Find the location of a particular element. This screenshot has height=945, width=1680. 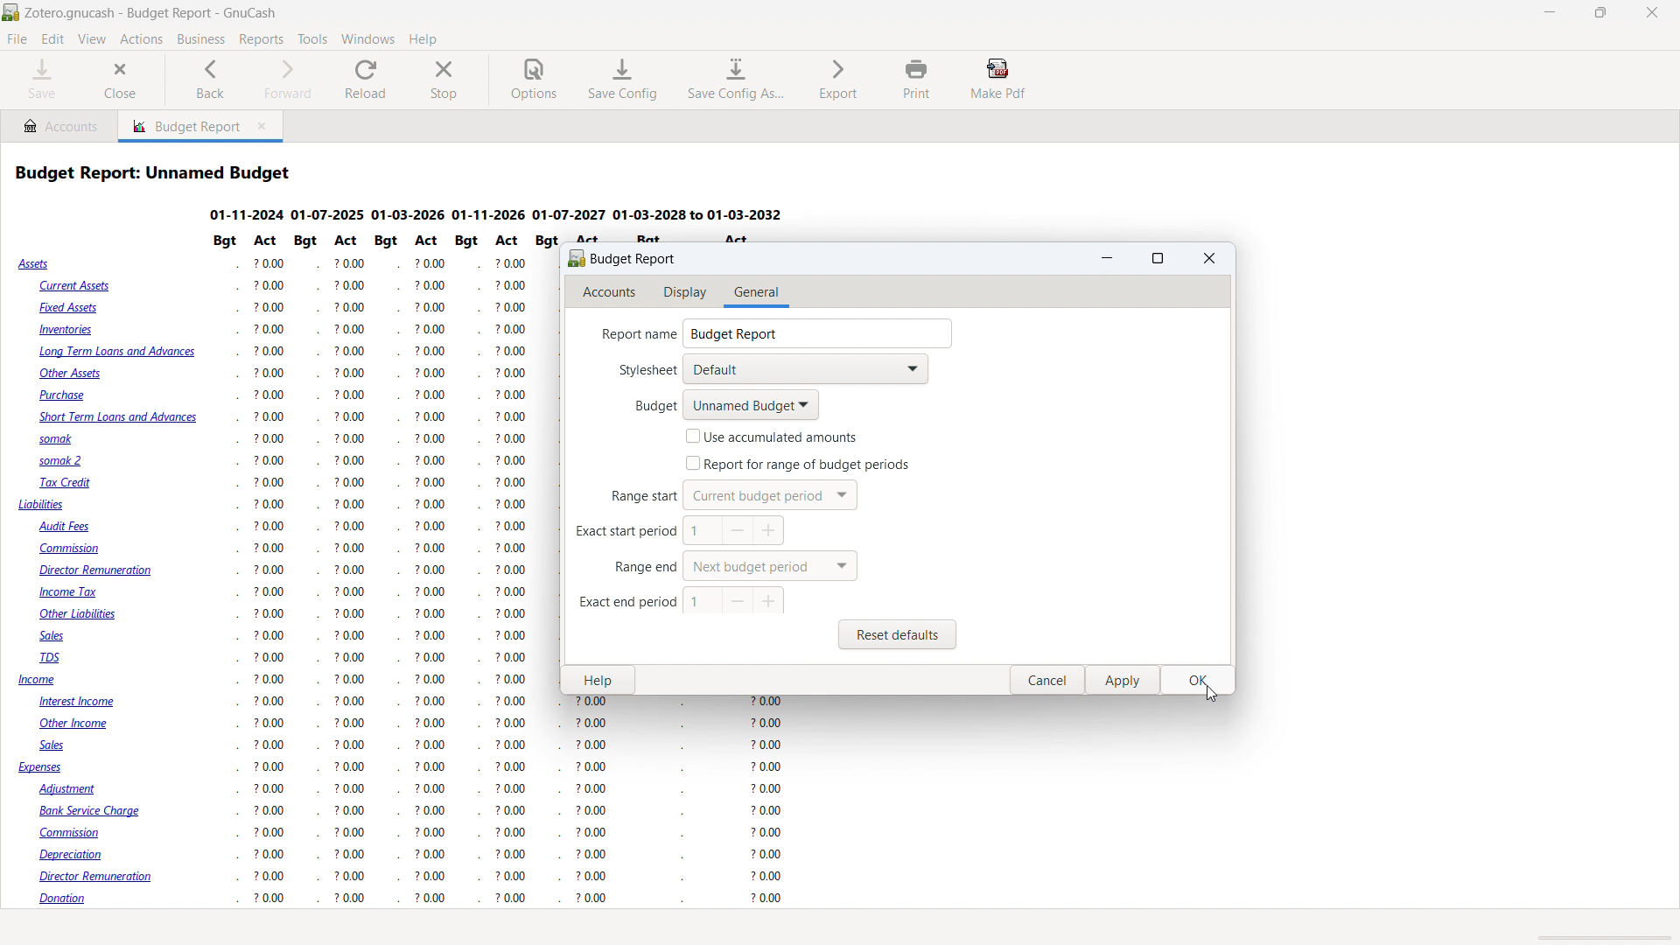

select budget is located at coordinates (751, 405).